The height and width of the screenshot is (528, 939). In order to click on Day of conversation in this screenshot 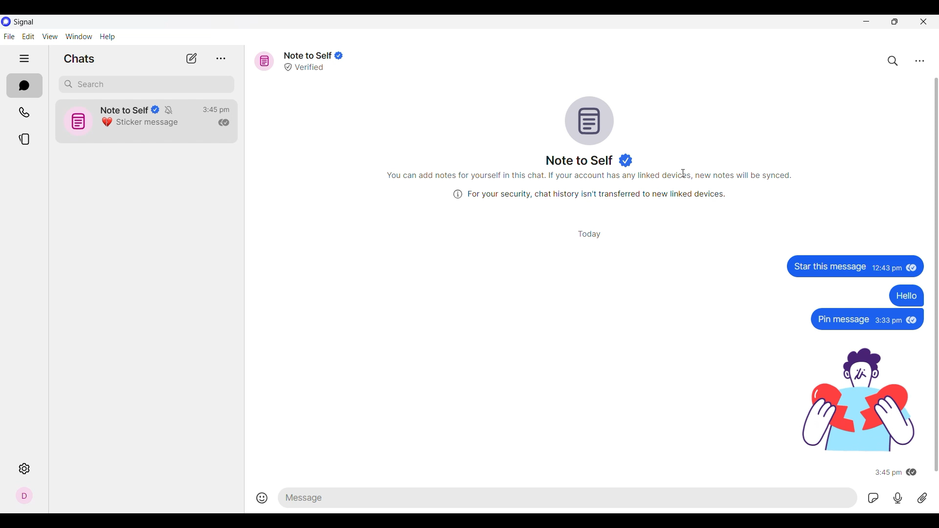, I will do `click(589, 234)`.